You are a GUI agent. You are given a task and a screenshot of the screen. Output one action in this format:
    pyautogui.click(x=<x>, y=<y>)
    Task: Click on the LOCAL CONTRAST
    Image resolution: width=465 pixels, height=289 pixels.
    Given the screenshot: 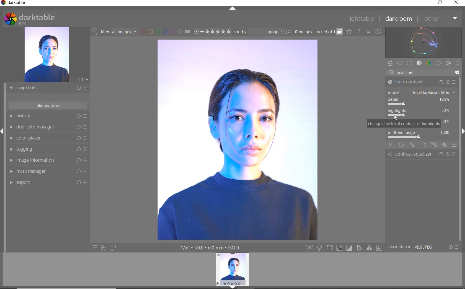 What is the action you would take?
    pyautogui.click(x=422, y=82)
    